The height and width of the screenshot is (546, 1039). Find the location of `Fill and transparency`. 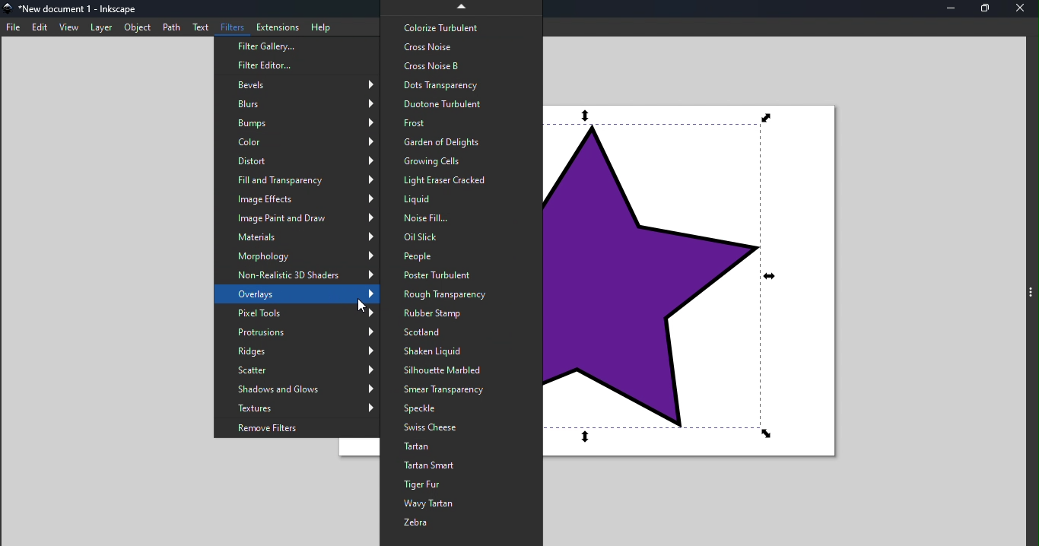

Fill and transparency is located at coordinates (299, 180).